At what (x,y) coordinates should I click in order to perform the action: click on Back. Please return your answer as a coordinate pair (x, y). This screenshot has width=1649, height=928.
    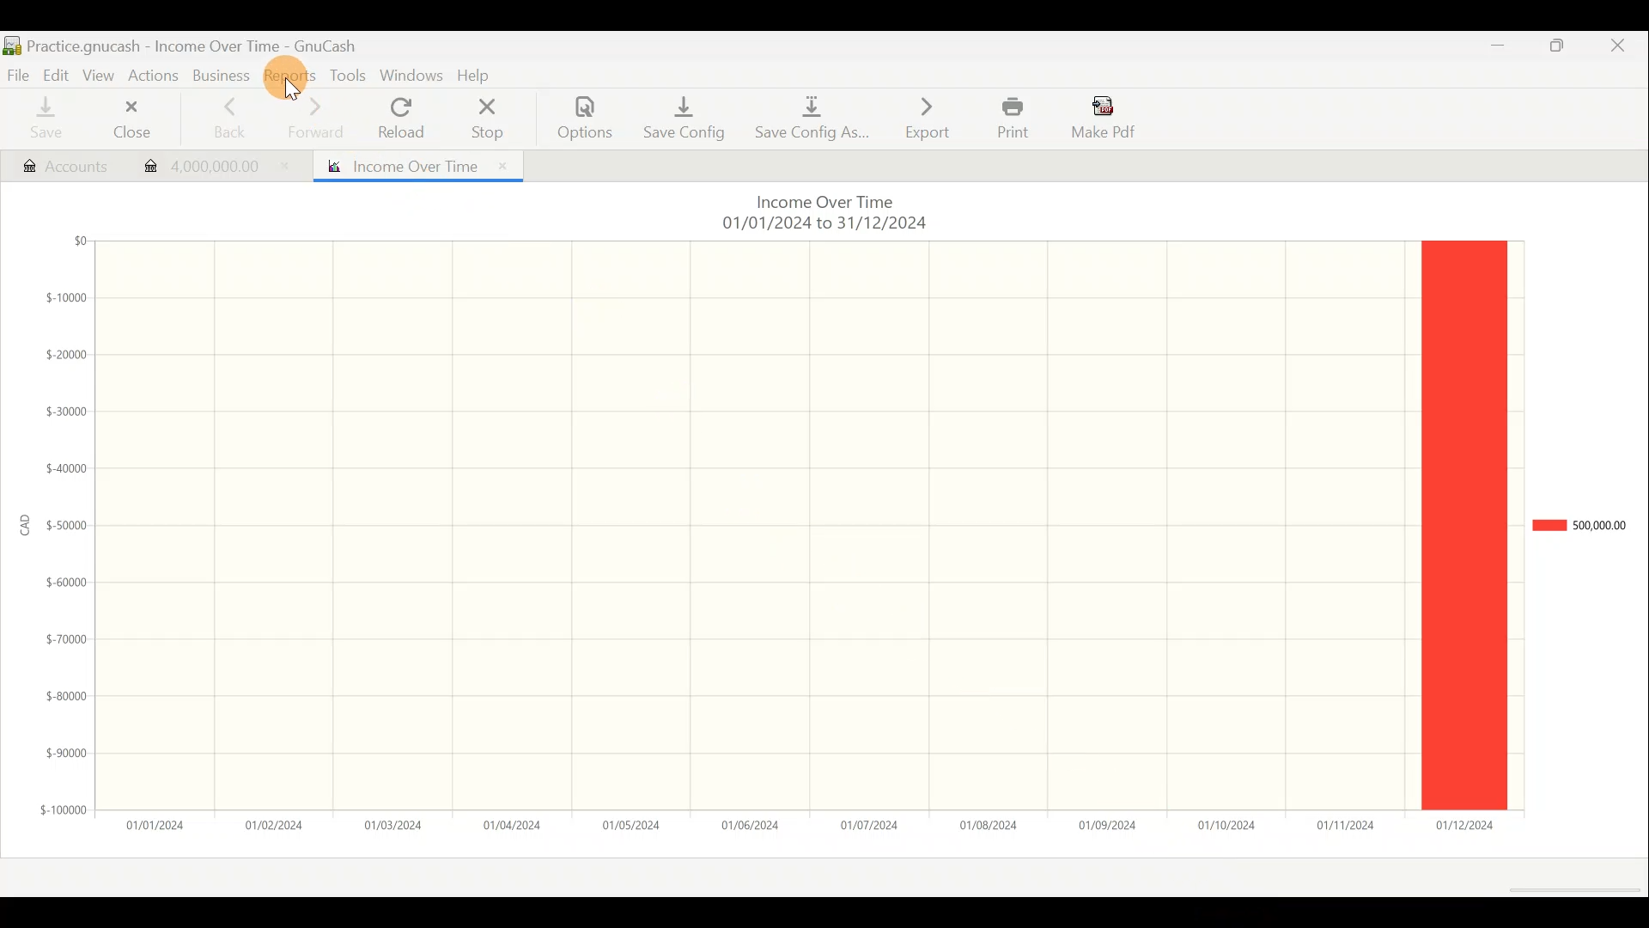
    Looking at the image, I should click on (228, 116).